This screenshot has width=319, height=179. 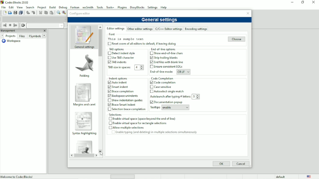 What do you see at coordinates (109, 44) in the screenshot?
I see `Chehckbox` at bounding box center [109, 44].